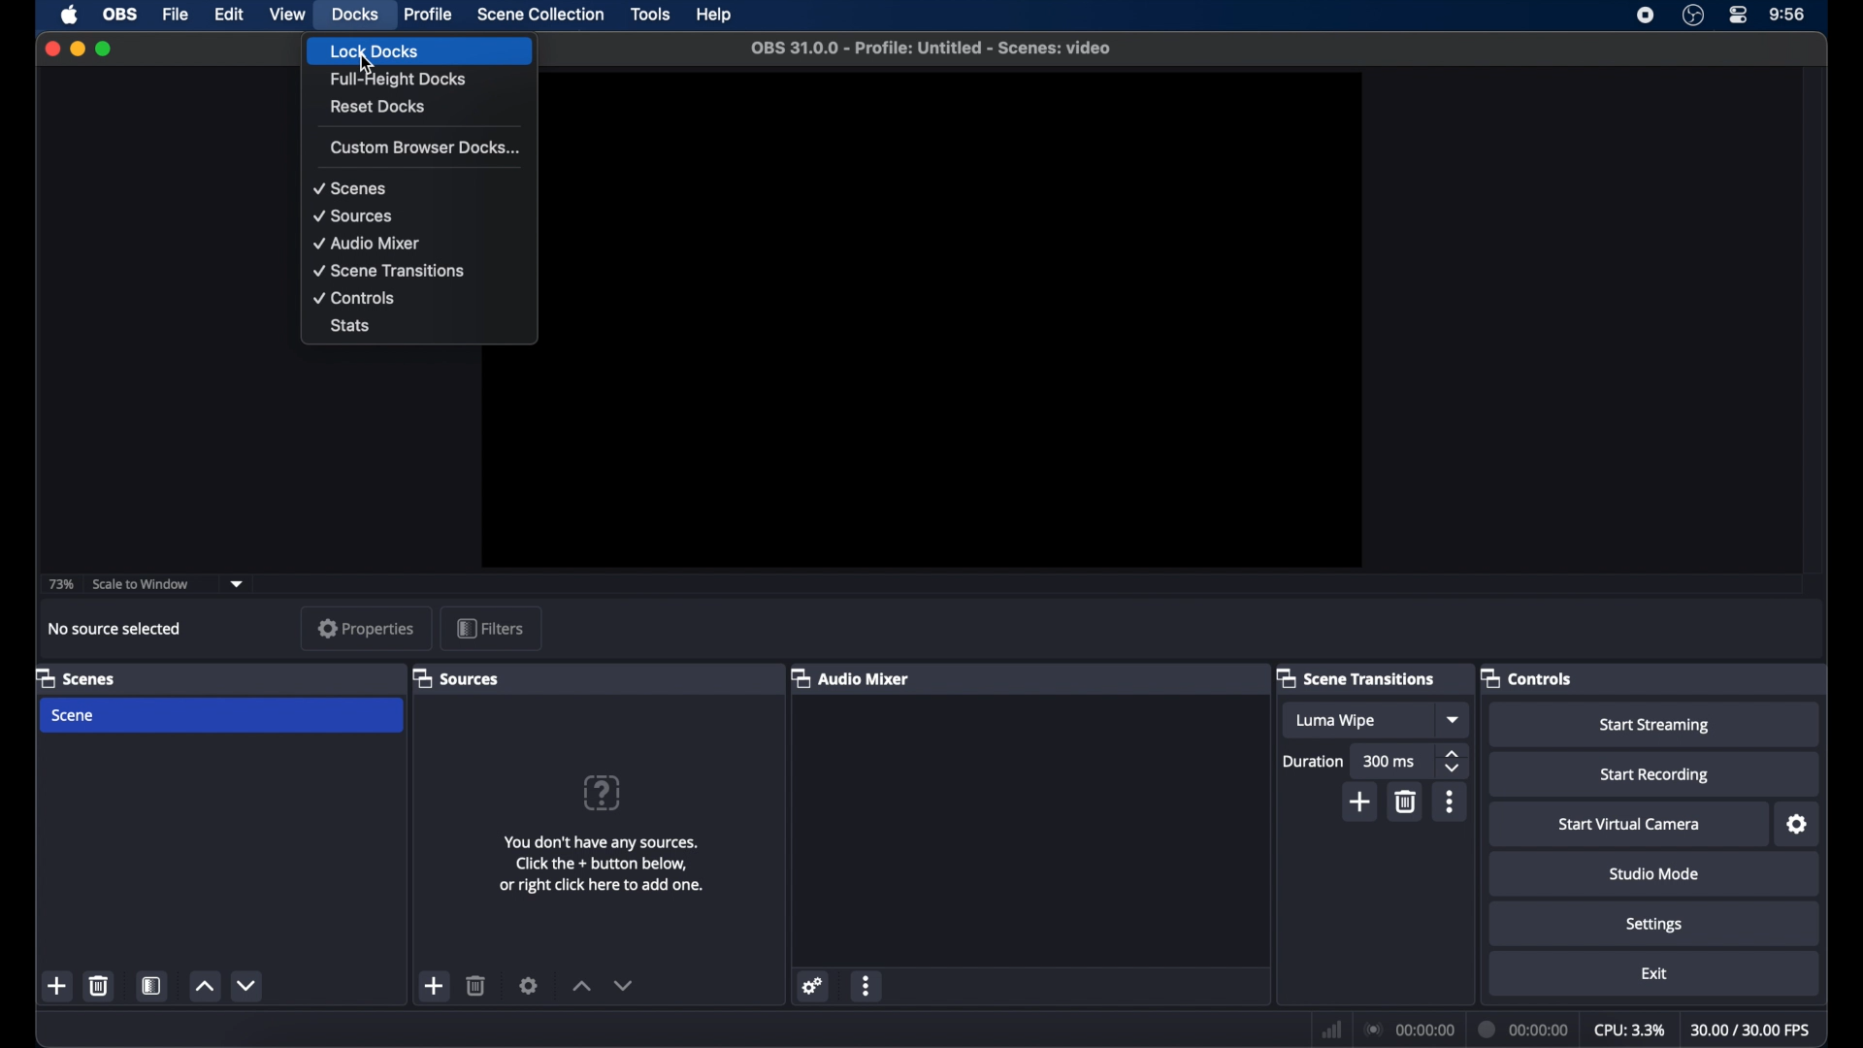  I want to click on audio mixer, so click(855, 679).